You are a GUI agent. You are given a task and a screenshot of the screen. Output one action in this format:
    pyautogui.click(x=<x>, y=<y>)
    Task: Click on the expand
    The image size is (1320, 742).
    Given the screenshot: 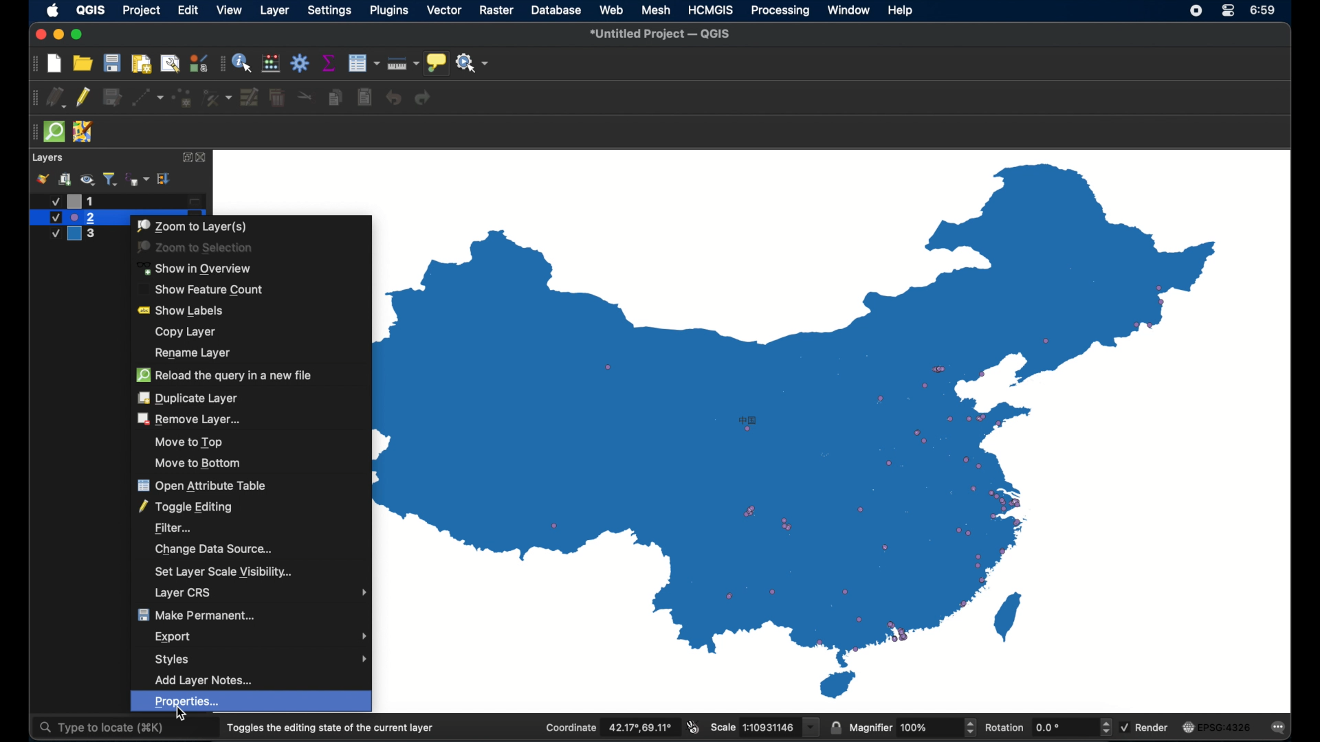 What is the action you would take?
    pyautogui.click(x=165, y=179)
    